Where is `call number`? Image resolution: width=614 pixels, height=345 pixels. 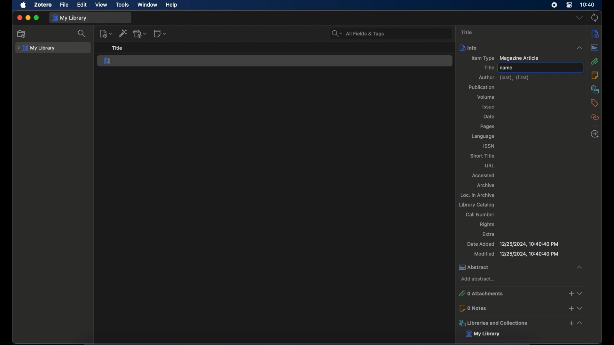 call number is located at coordinates (480, 214).